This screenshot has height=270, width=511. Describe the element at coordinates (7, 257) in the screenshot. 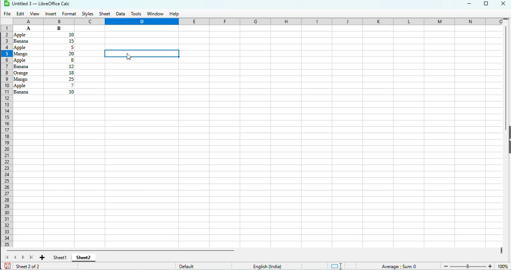

I see `scroll to first sheet` at that location.